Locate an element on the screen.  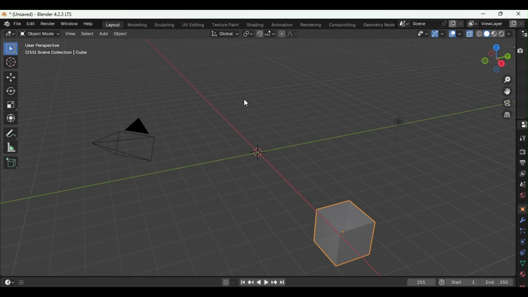
pointer cursor is located at coordinates (244, 104).